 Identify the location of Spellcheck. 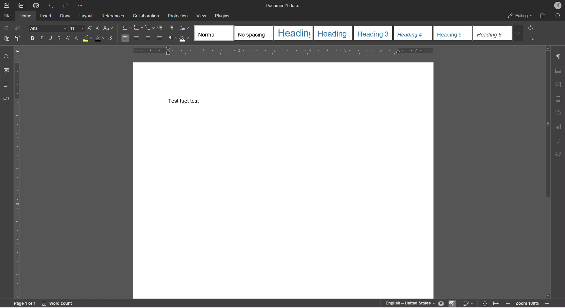
(454, 304).